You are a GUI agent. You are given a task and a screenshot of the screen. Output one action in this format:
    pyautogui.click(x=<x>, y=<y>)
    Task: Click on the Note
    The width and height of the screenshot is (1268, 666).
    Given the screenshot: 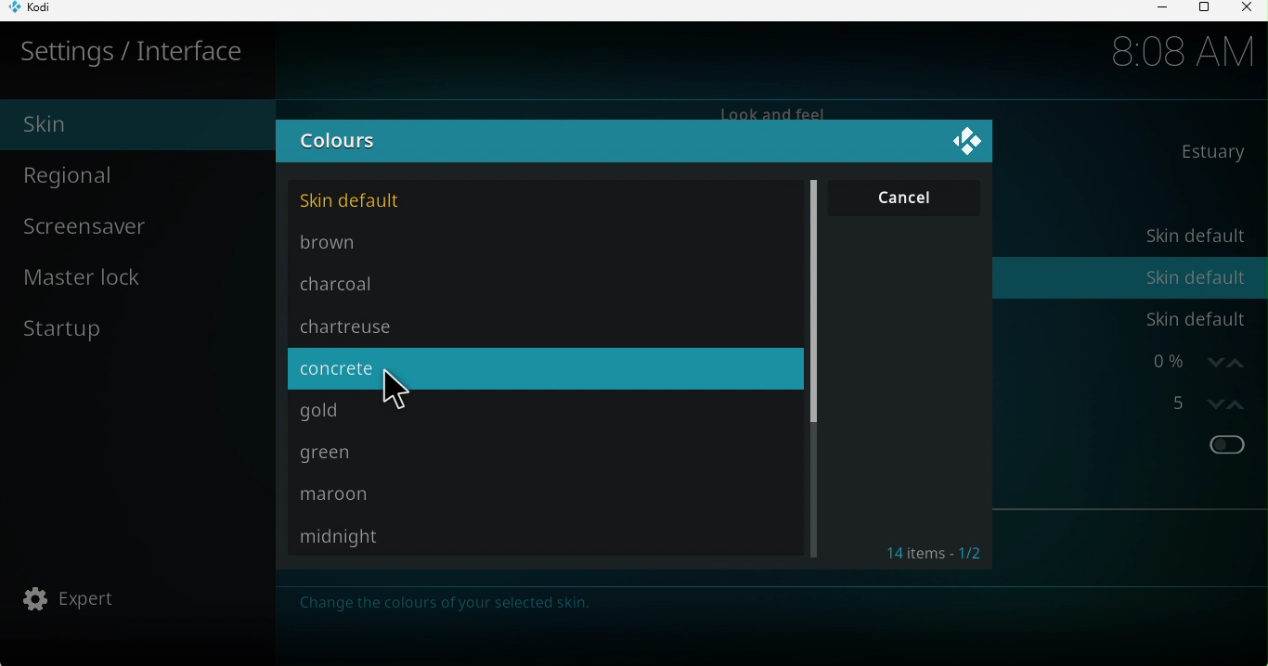 What is the action you would take?
    pyautogui.click(x=467, y=604)
    